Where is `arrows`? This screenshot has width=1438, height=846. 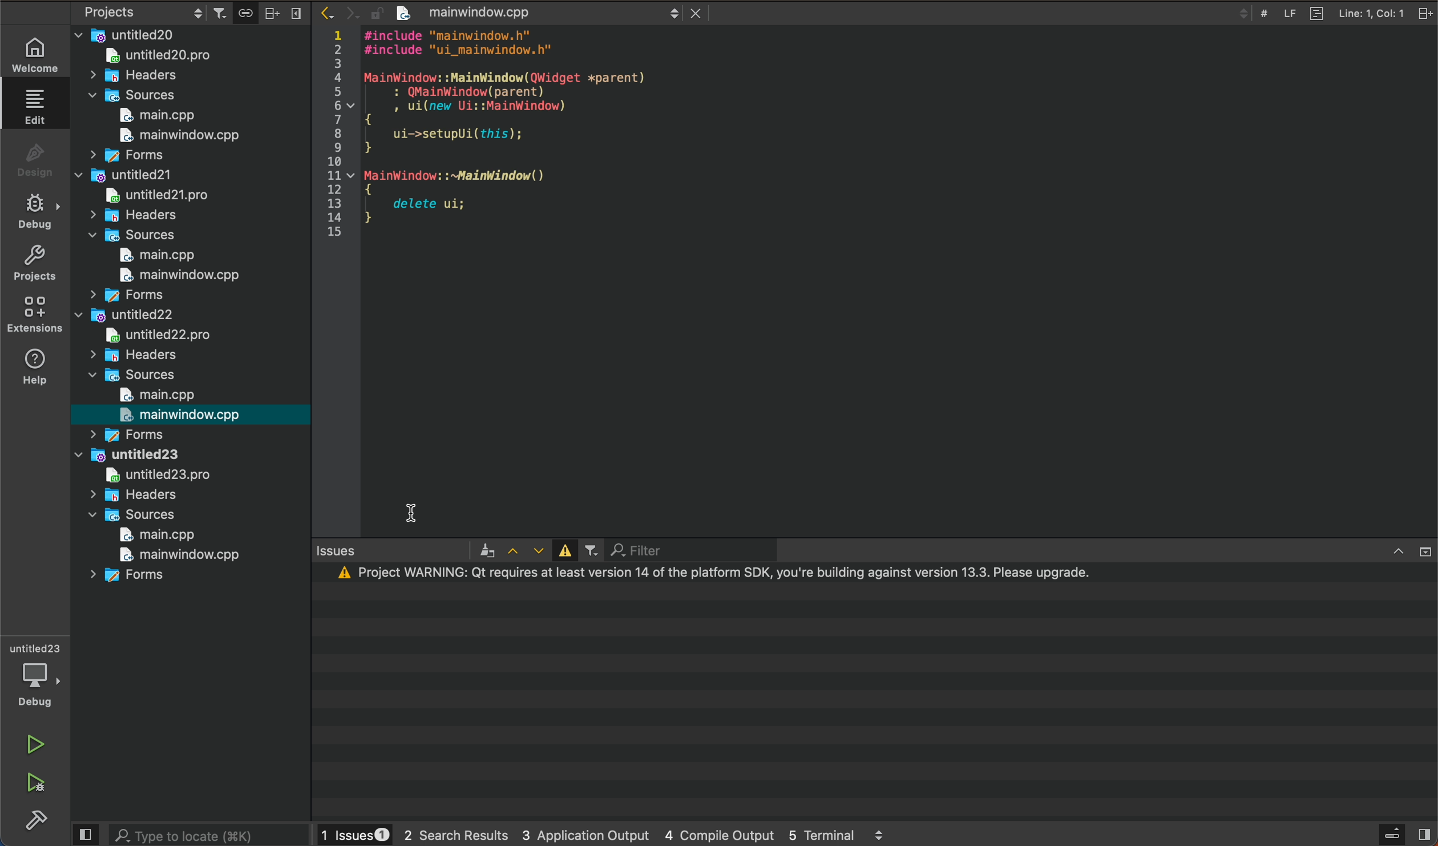 arrows is located at coordinates (524, 551).